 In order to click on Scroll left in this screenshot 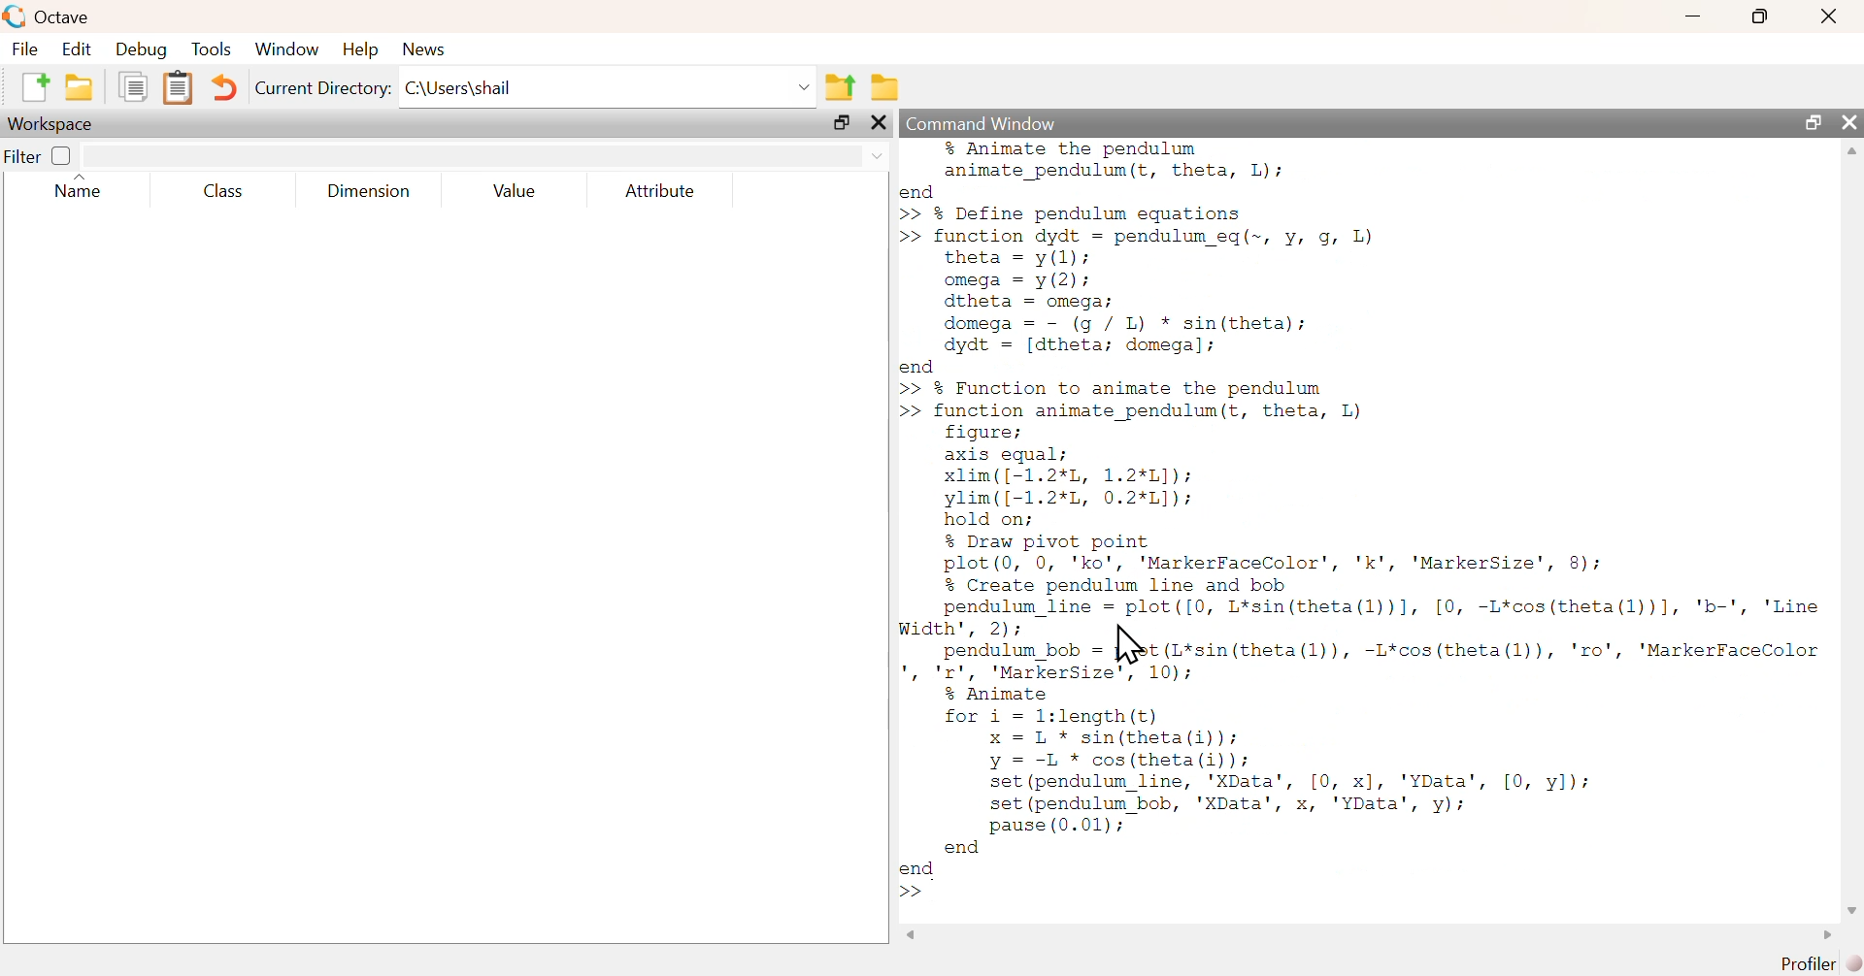, I will do `click(917, 935)`.